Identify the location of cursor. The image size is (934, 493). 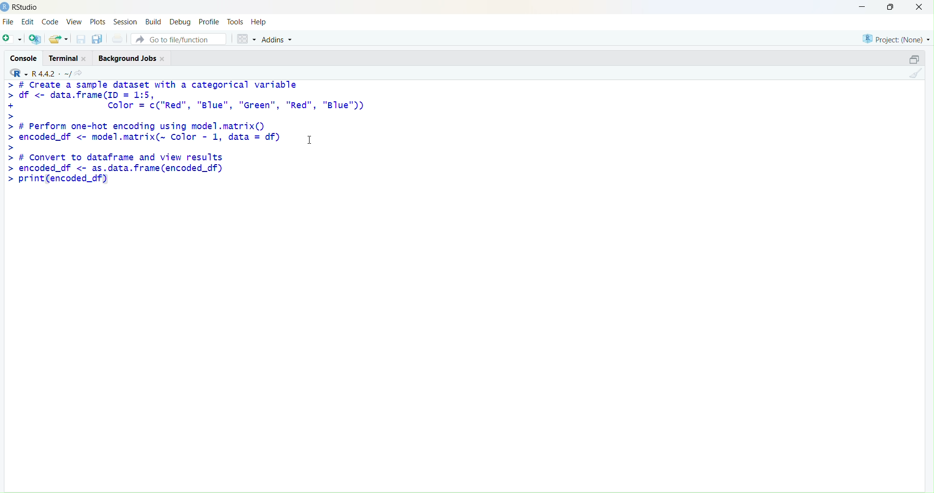
(310, 140).